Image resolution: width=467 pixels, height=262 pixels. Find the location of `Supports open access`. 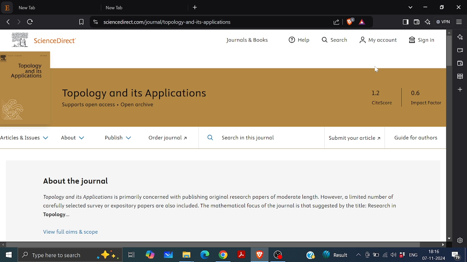

Supports open access is located at coordinates (88, 105).